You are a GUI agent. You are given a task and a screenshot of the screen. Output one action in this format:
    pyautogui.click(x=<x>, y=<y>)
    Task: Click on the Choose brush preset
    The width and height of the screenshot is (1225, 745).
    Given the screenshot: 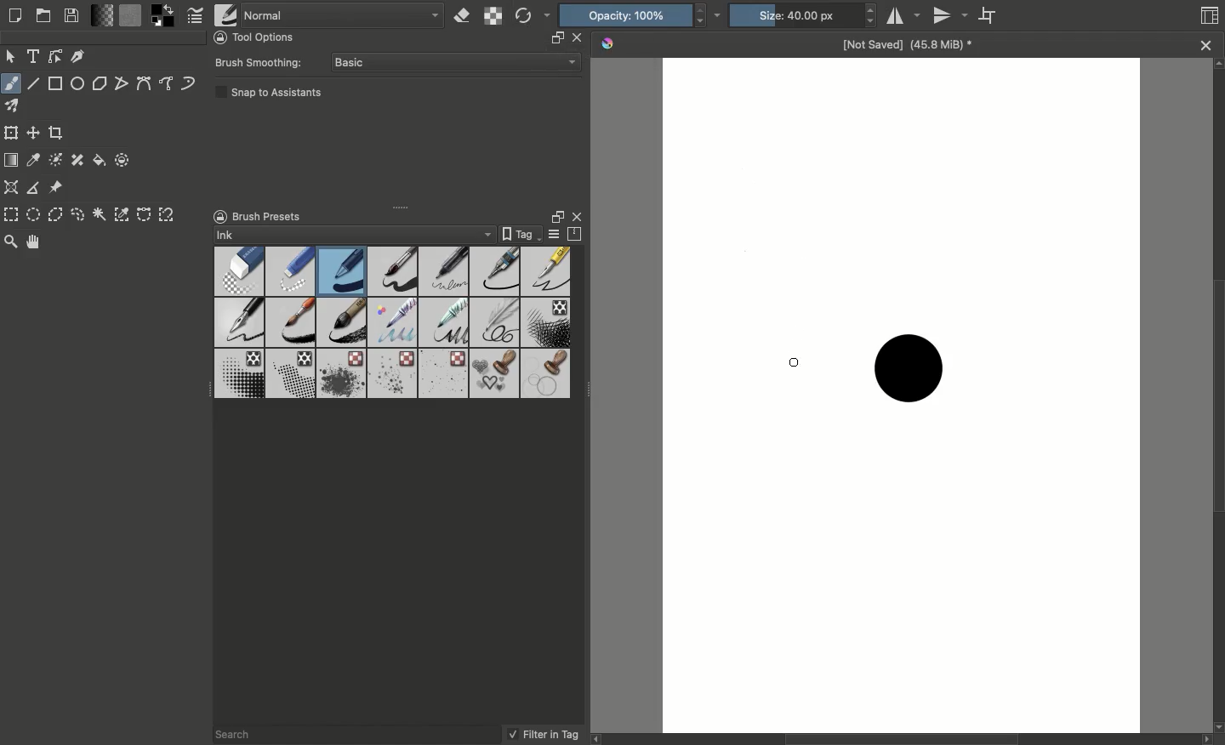 What is the action you would take?
    pyautogui.click(x=225, y=15)
    